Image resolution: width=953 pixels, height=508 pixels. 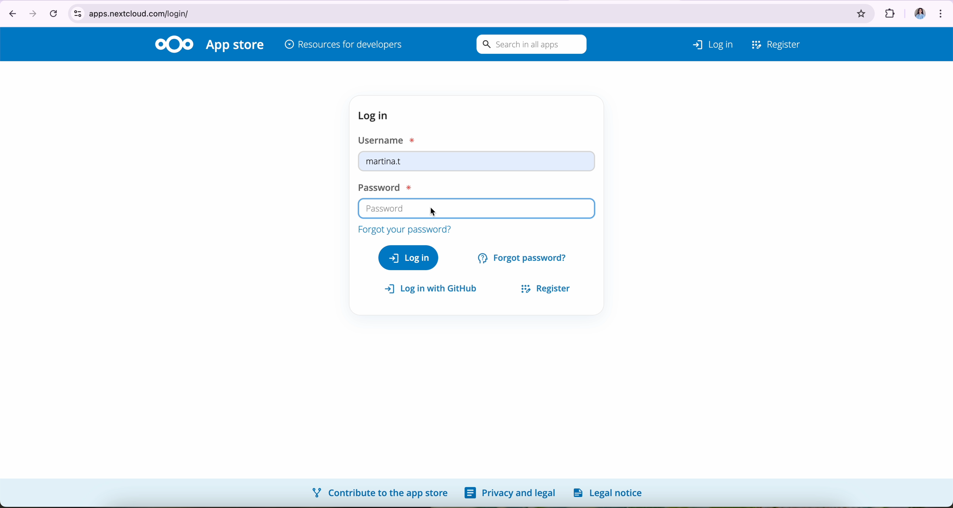 I want to click on favorites, so click(x=862, y=11).